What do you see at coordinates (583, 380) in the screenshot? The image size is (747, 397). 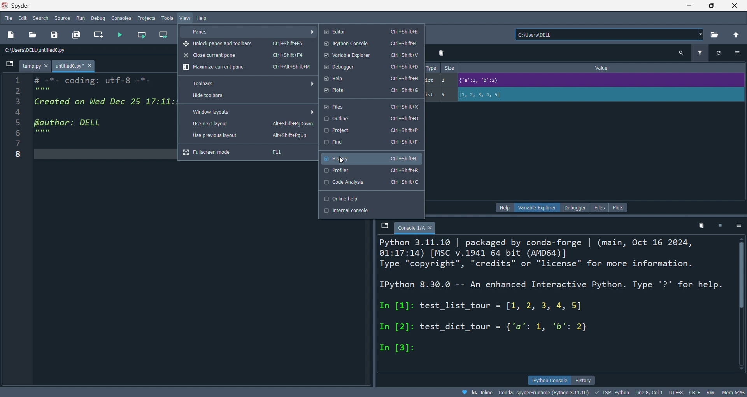 I see `history` at bounding box center [583, 380].